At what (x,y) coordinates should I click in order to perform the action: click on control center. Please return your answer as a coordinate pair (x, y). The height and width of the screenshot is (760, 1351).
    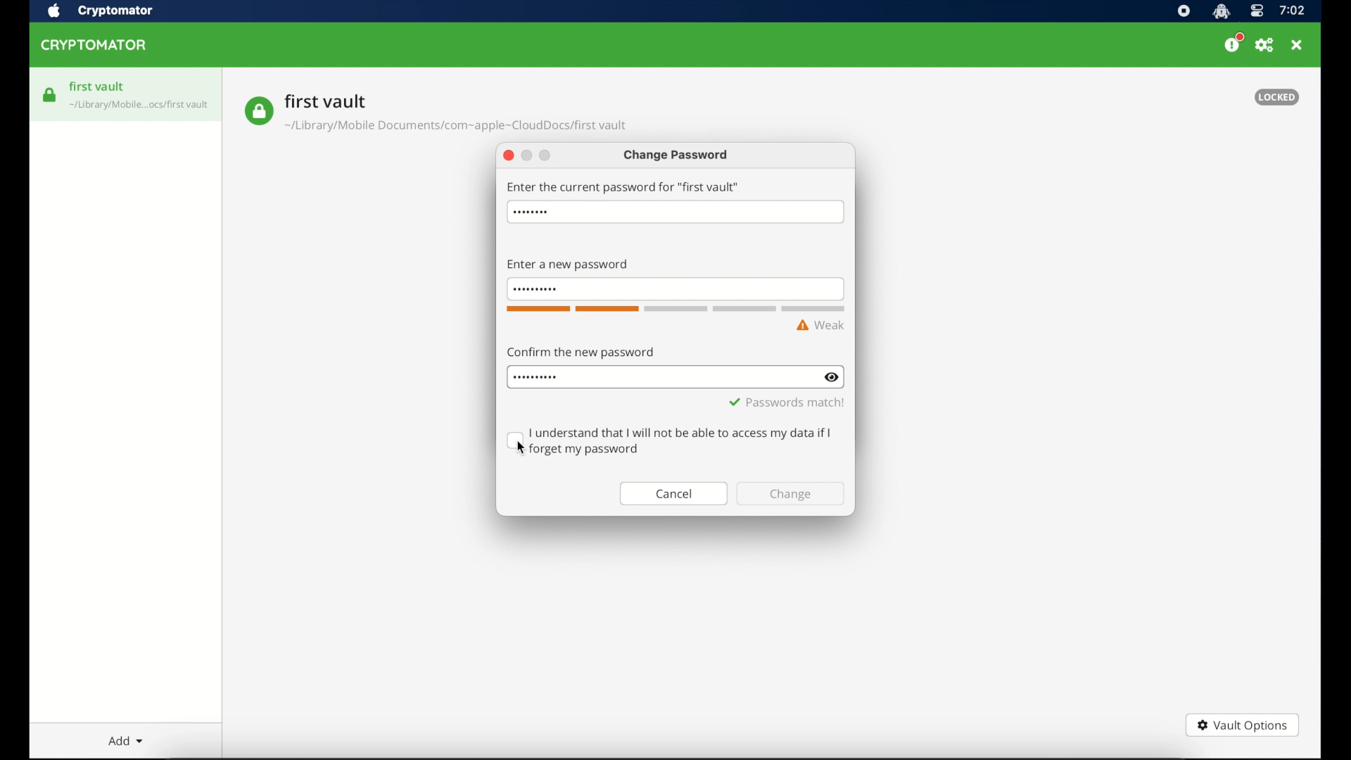
    Looking at the image, I should click on (1256, 12).